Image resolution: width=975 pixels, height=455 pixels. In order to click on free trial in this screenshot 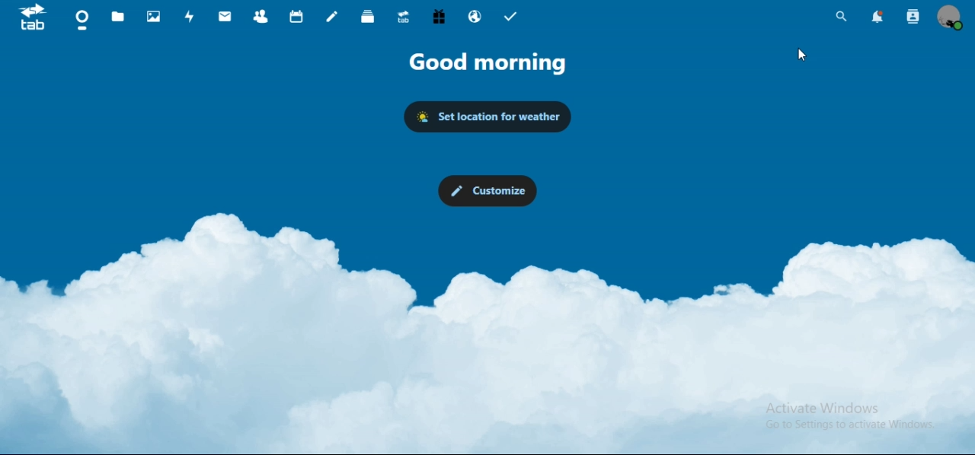, I will do `click(440, 17)`.